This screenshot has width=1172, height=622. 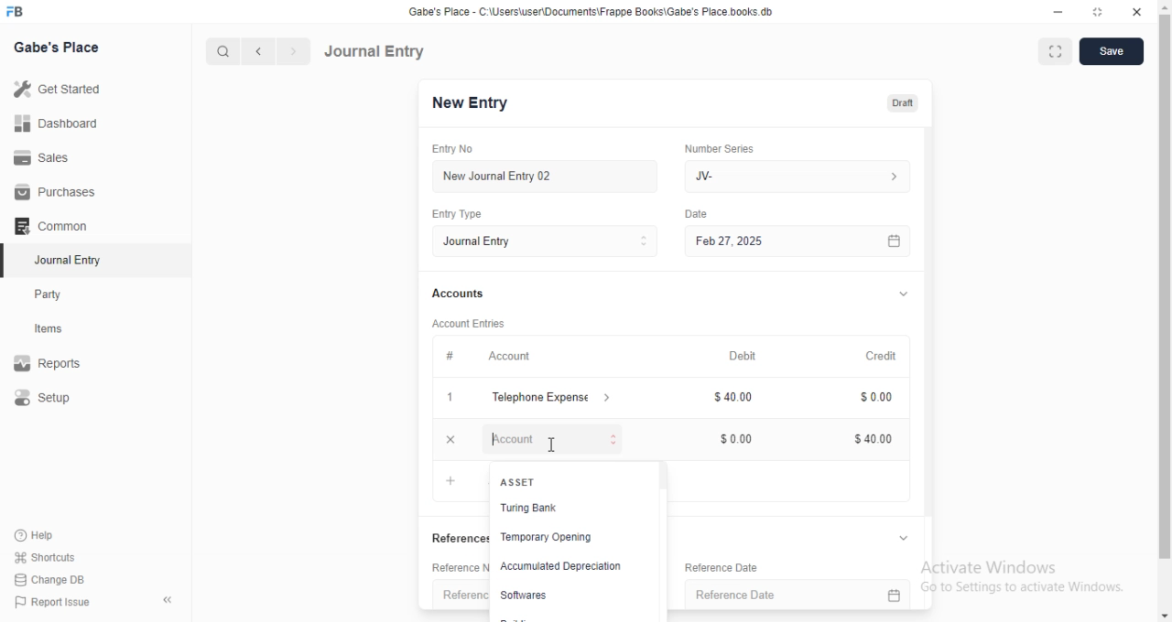 What do you see at coordinates (911, 293) in the screenshot?
I see `Hide` at bounding box center [911, 293].